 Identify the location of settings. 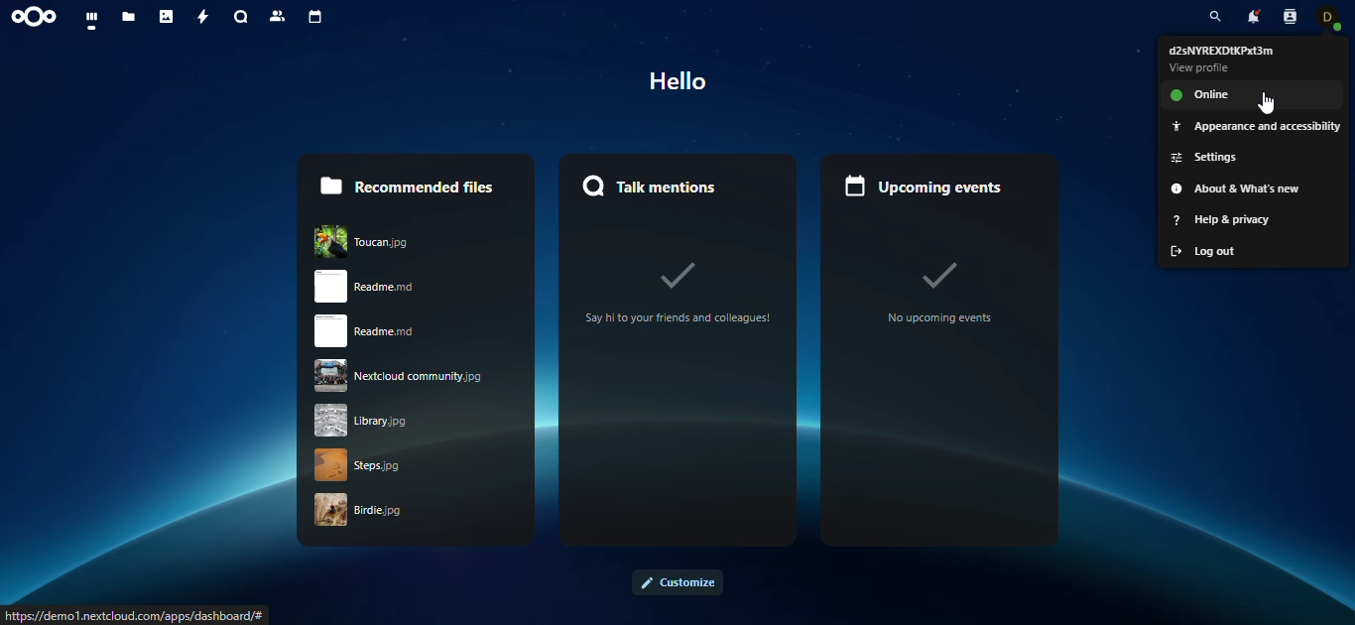
(1223, 159).